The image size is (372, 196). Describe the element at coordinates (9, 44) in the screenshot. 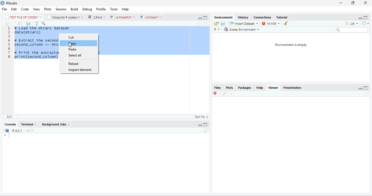

I see `5` at that location.